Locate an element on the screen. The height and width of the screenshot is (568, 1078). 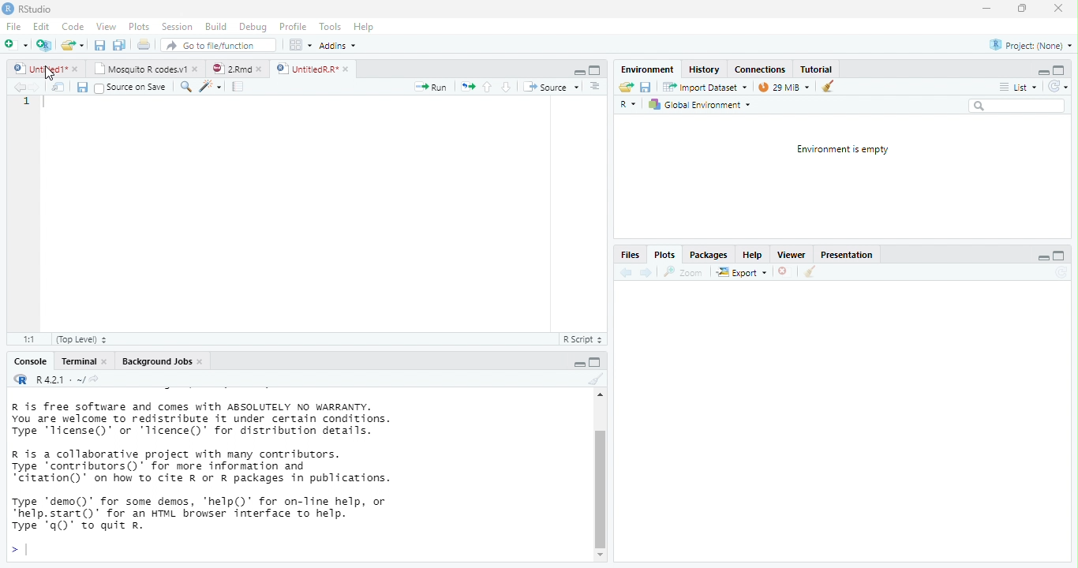
minimize is located at coordinates (1041, 73).